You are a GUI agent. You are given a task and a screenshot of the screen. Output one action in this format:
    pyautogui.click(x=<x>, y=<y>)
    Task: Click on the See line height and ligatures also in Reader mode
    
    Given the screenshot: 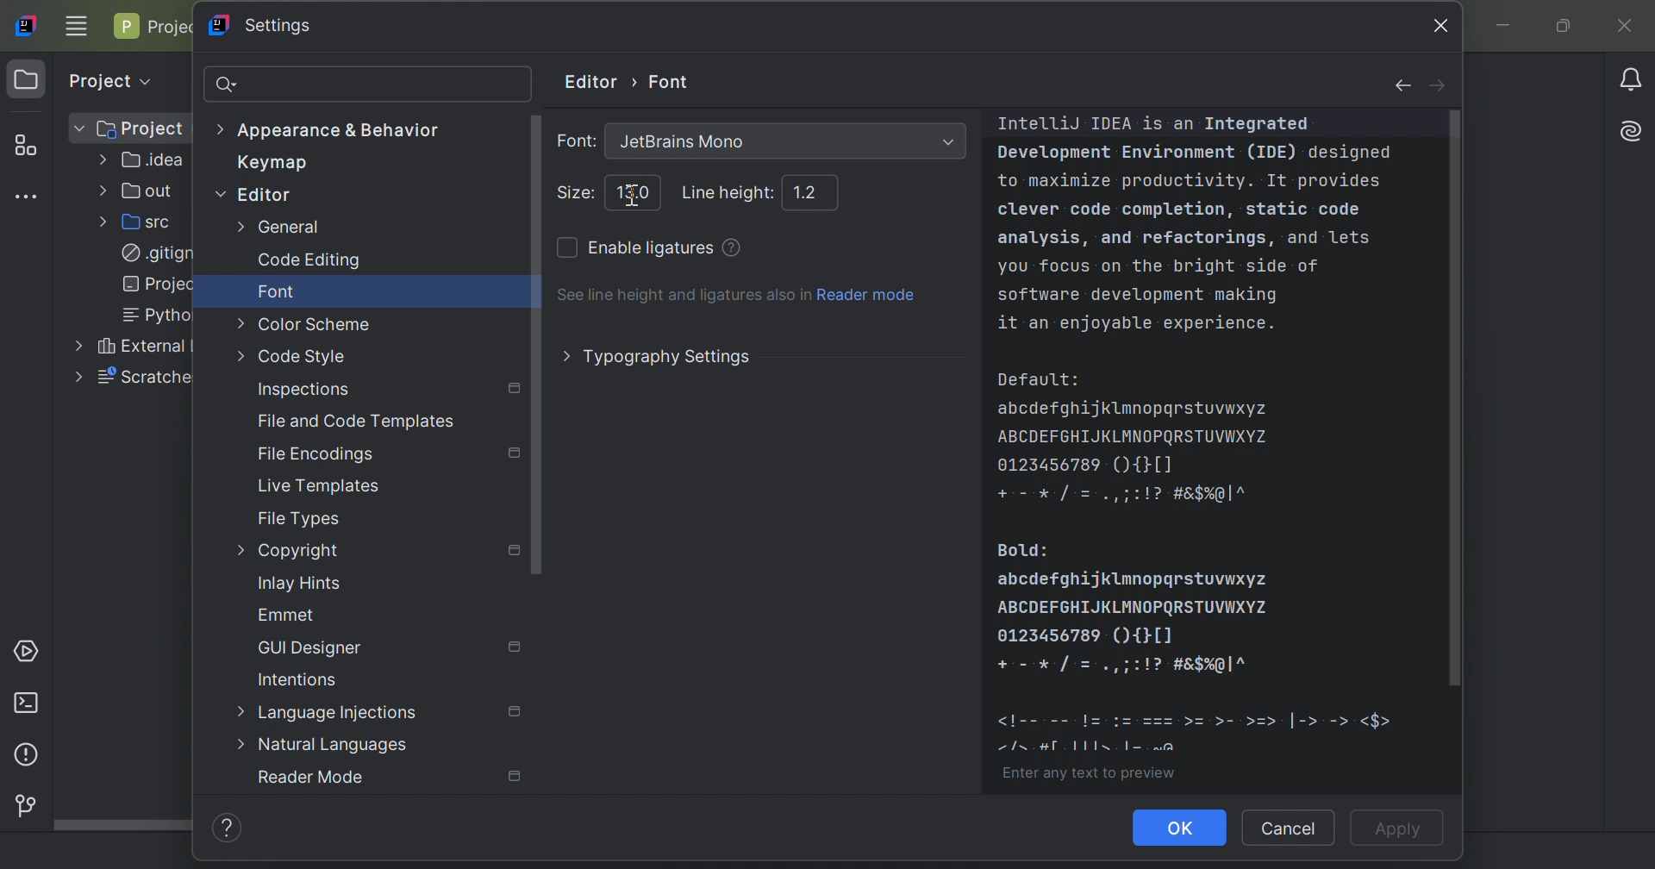 What is the action you would take?
    pyautogui.click(x=737, y=294)
    